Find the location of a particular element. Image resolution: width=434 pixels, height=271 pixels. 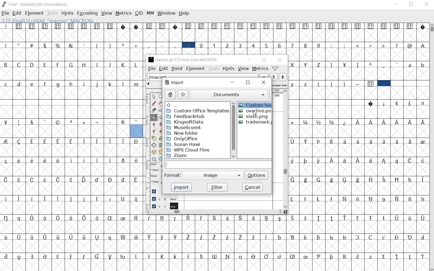

Tools is located at coordinates (52, 13).